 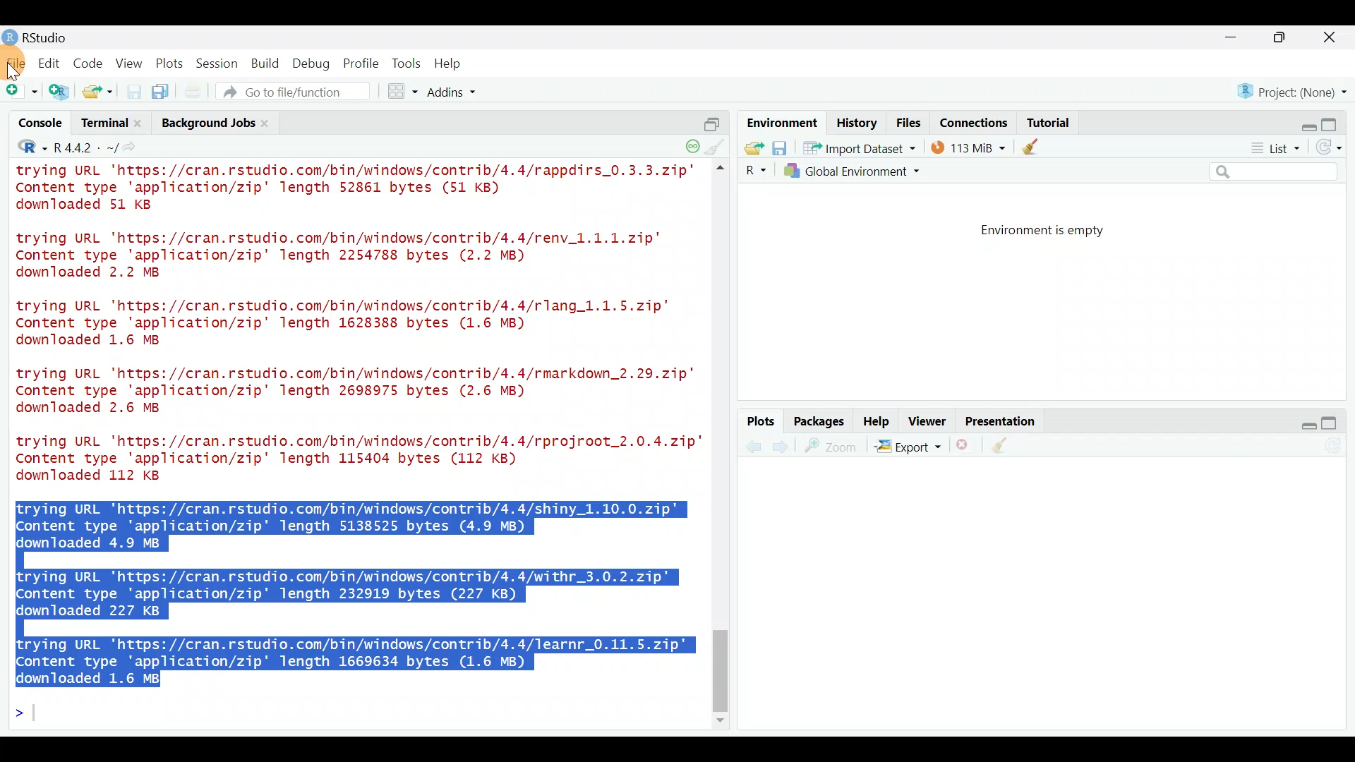 What do you see at coordinates (1330, 40) in the screenshot?
I see `close` at bounding box center [1330, 40].